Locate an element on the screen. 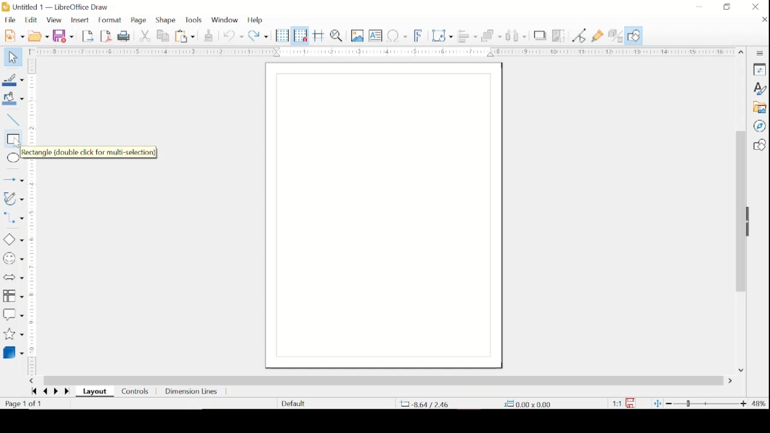 This screenshot has height=433, width=770. paste options is located at coordinates (185, 36).